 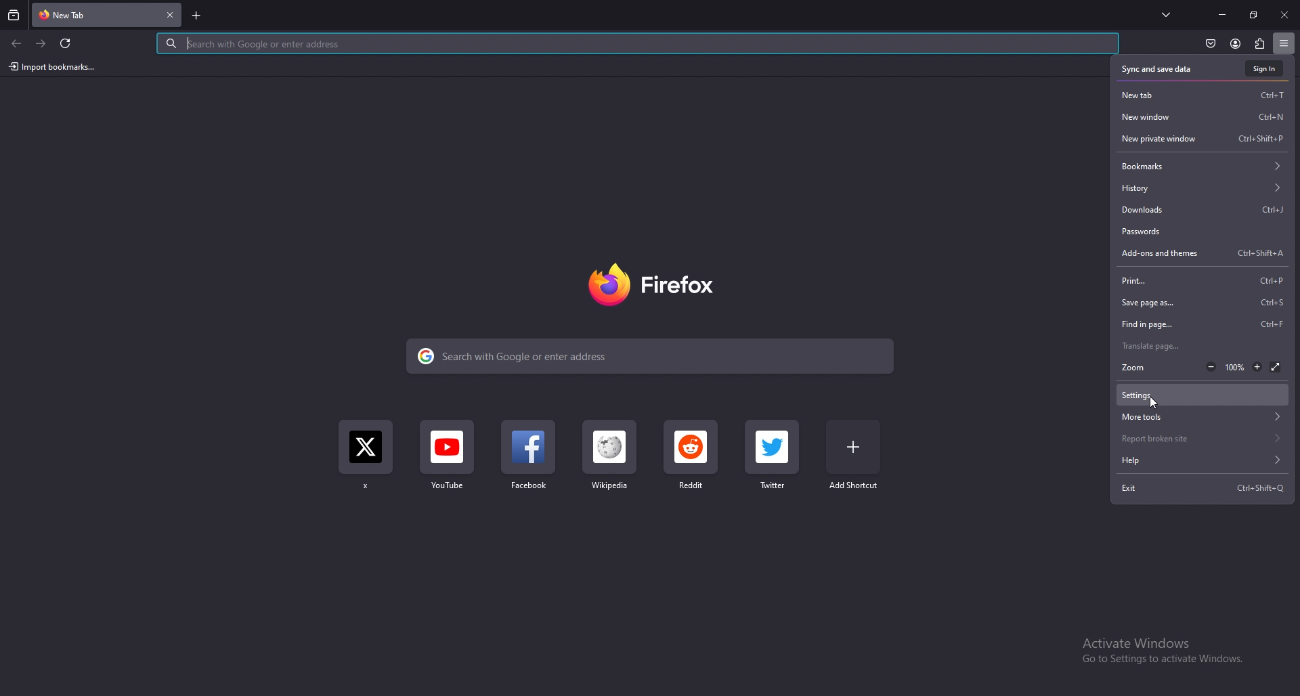 What do you see at coordinates (692, 460) in the screenshot?
I see `reddit` at bounding box center [692, 460].